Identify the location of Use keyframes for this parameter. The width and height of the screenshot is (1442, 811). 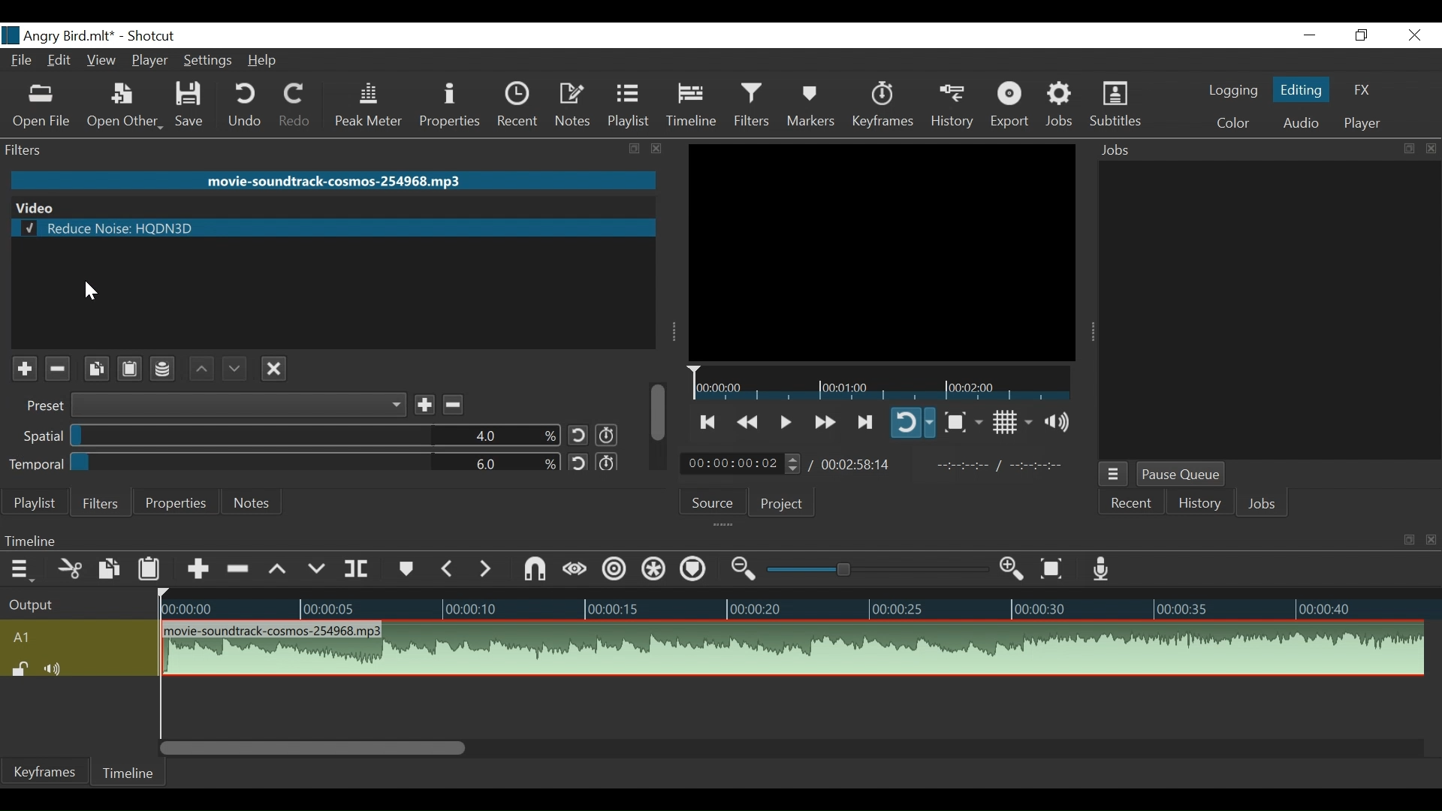
(608, 462).